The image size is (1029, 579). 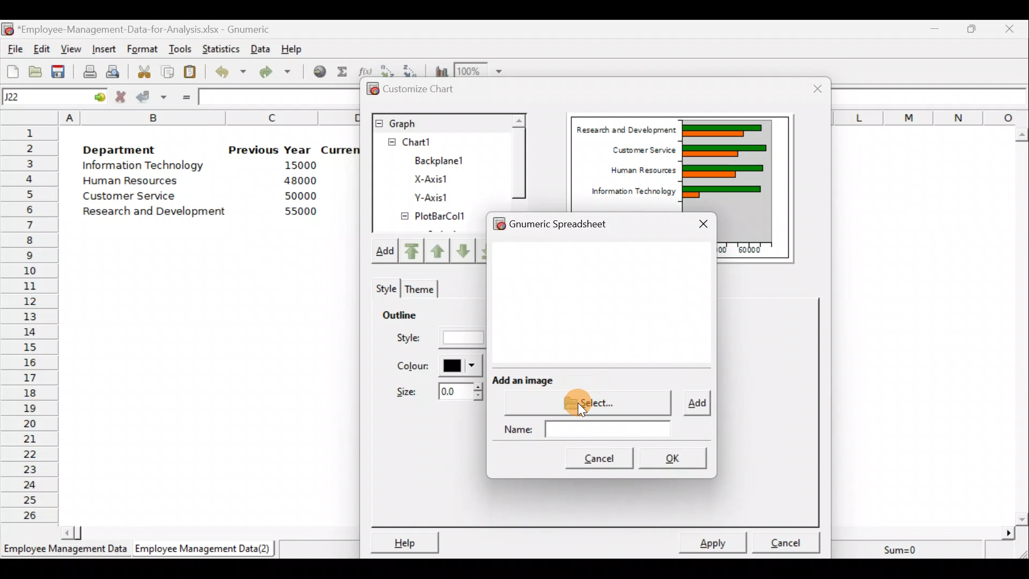 What do you see at coordinates (427, 142) in the screenshot?
I see `Chart1` at bounding box center [427, 142].